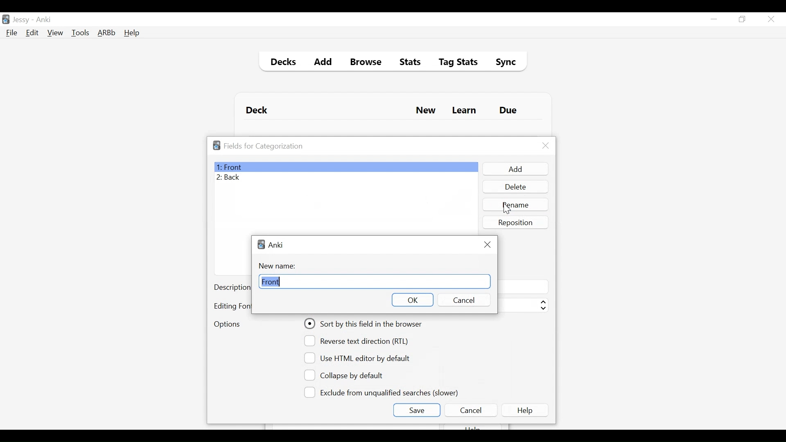  Describe the element at coordinates (217, 145) in the screenshot. I see `Application logo` at that location.